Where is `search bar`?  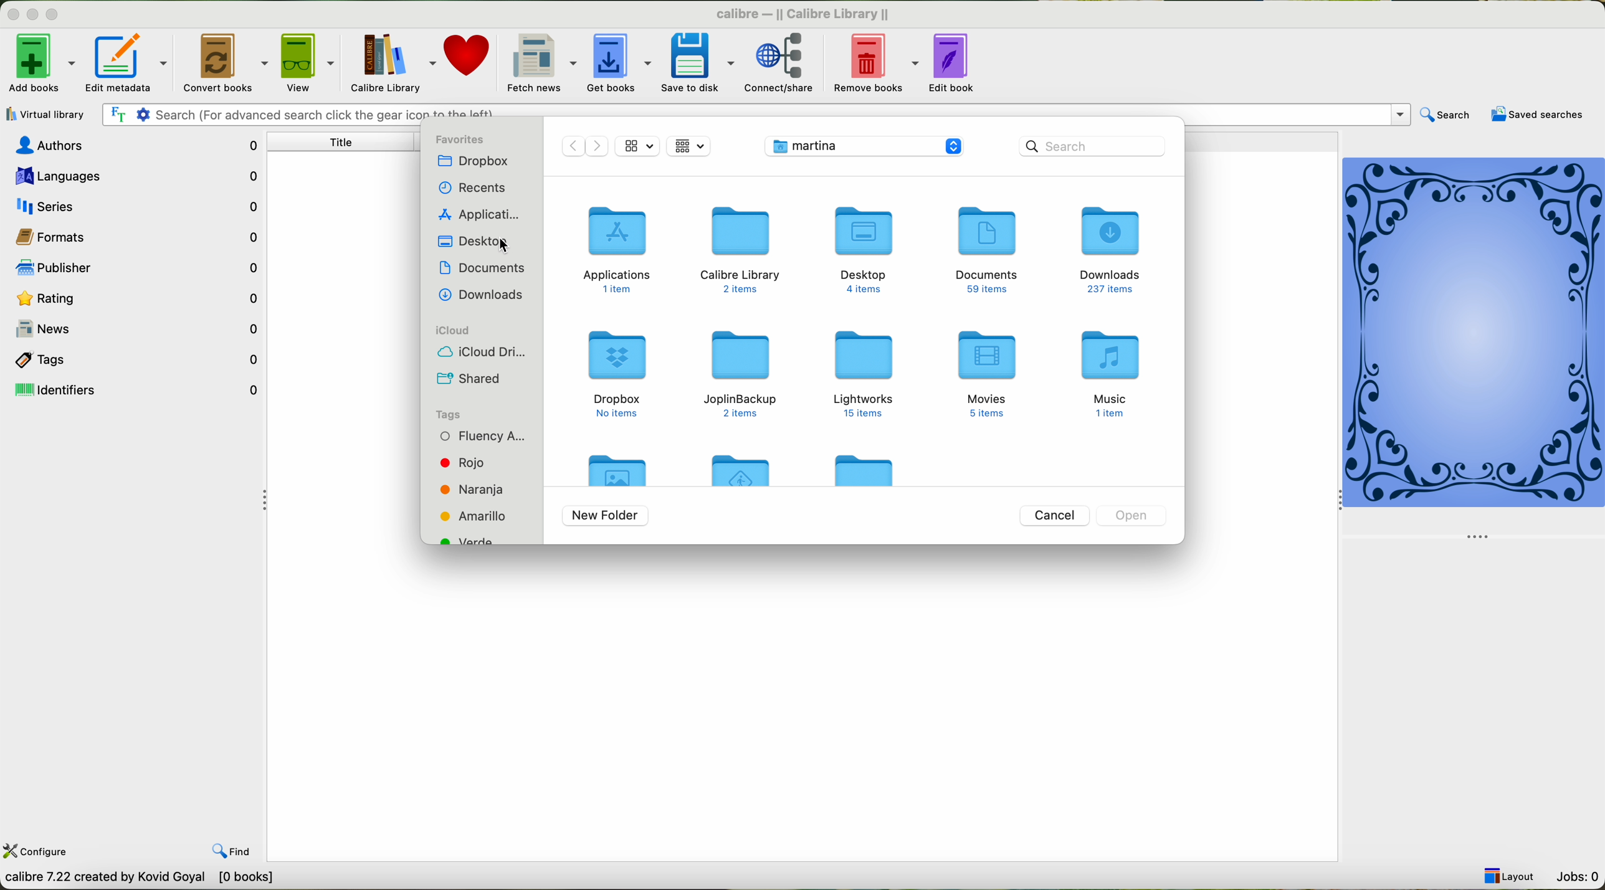 search bar is located at coordinates (1092, 146).